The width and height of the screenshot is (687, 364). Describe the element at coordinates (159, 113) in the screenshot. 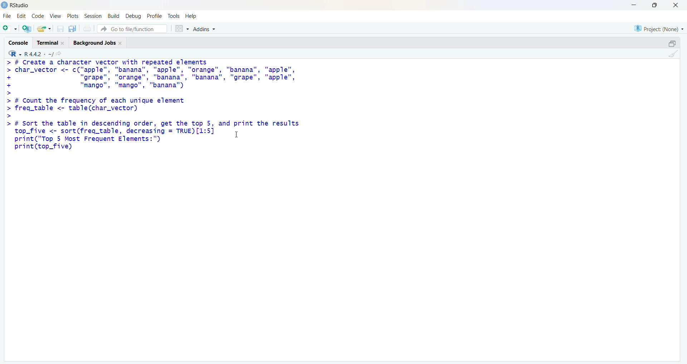

I see `> # Create a character vector with repeated elements
> char_vector <- c("apple", "banana", "apple", "orange", "banana", "apple",
+ "grape", "orange", "banana", "banana", "grape", "apple",
+ "mango", "mango", "banana")
>
> # Count the frequency of each unique element
> freq_table <- table(char_vector)
>
> # Sort the table in descending order, get the top 5, and print the results
top_five <- sort(freq_table, decreasing = TRUE)[1:5] T
print("Top 5 Most Frequent Elements:")
print (top_five)` at that location.